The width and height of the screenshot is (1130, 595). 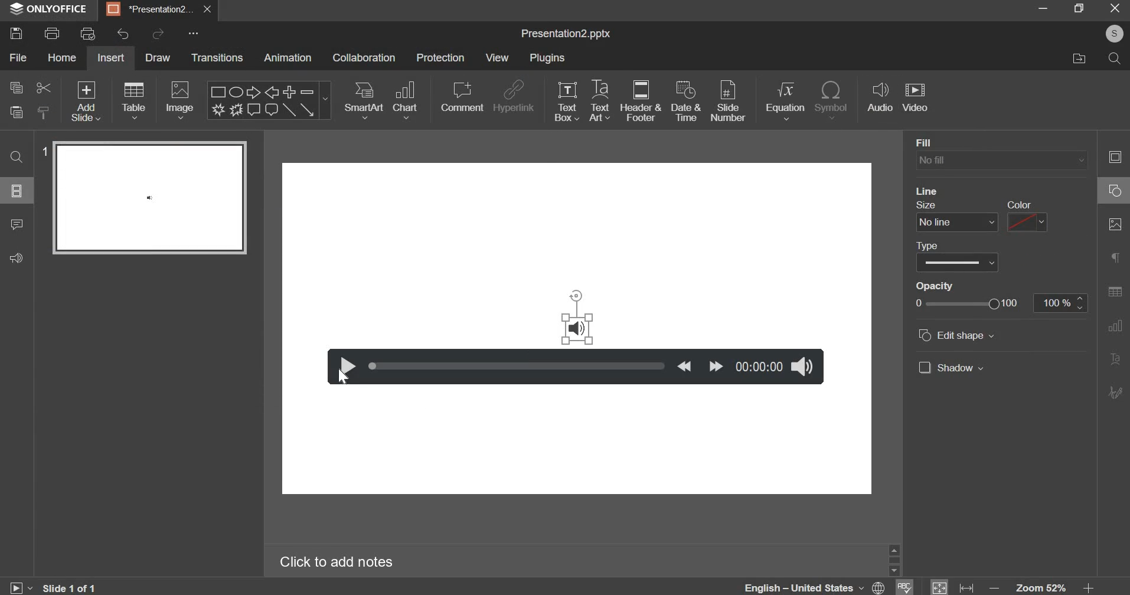 I want to click on line type, so click(x=958, y=263).